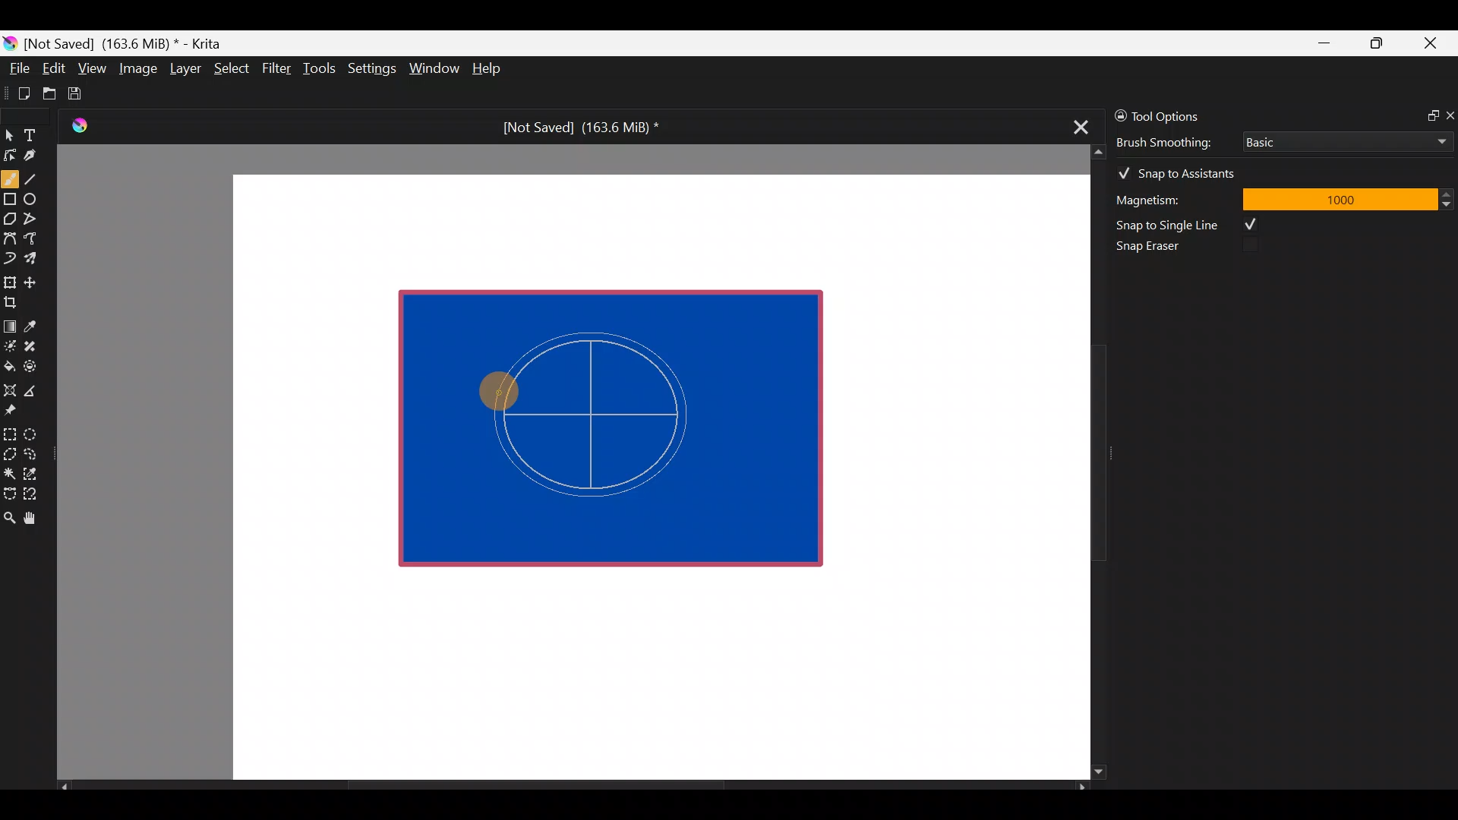  Describe the element at coordinates (131, 43) in the screenshot. I see `[Not Saved] (163.6 MiB) * - Krita` at that location.